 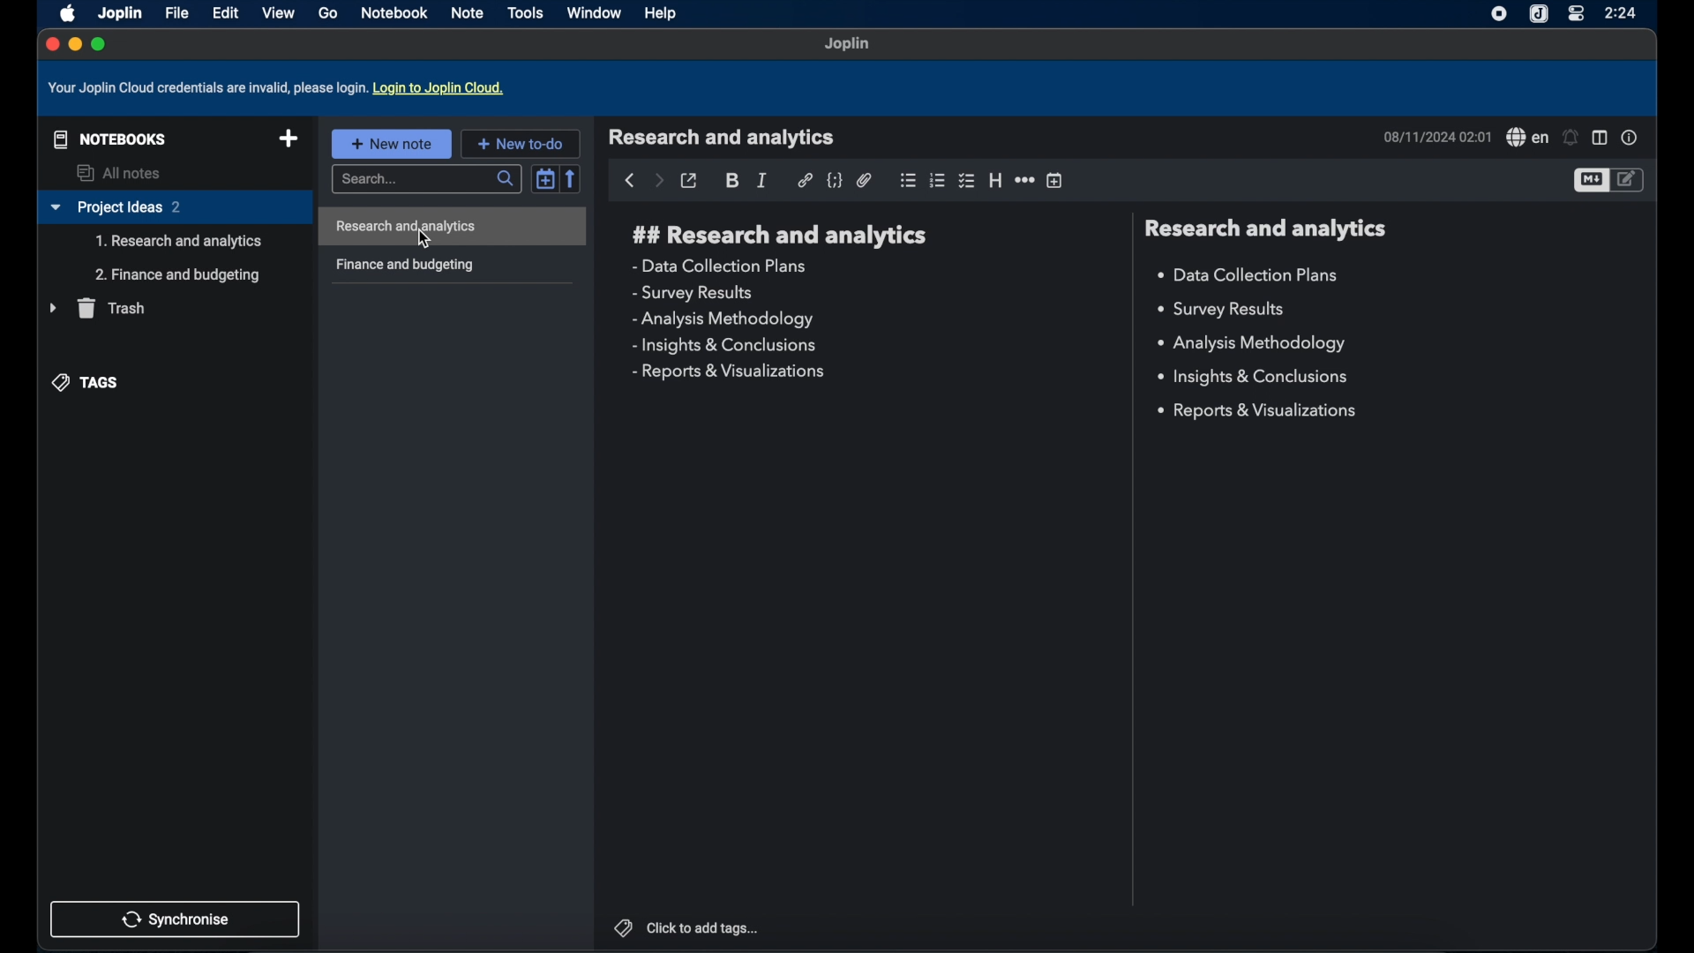 What do you see at coordinates (106, 138) in the screenshot?
I see `notebooks` at bounding box center [106, 138].